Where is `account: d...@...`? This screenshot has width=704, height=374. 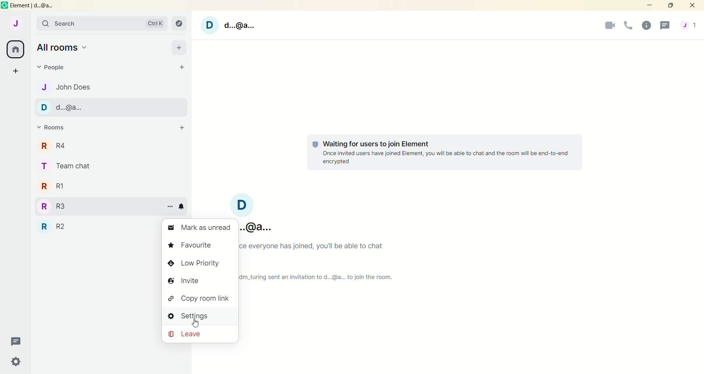
account: d...@... is located at coordinates (226, 24).